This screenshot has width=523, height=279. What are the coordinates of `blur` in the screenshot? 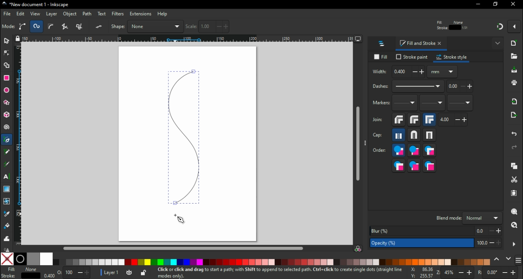 It's located at (436, 231).